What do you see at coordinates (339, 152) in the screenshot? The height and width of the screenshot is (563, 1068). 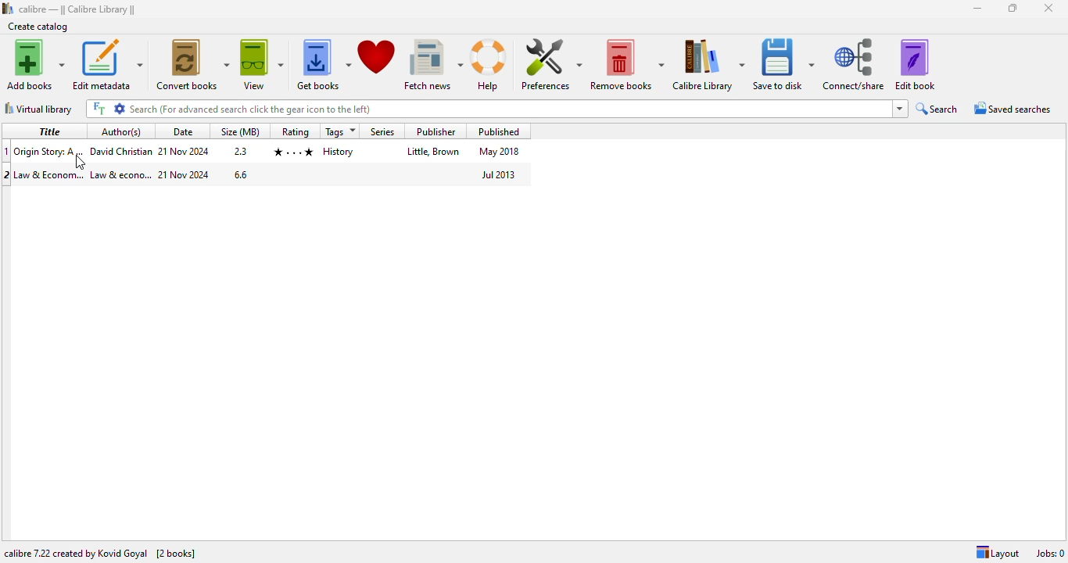 I see `tag` at bounding box center [339, 152].